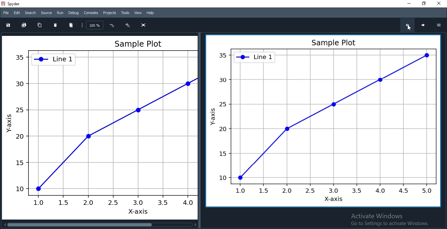 The width and height of the screenshot is (447, 229). What do you see at coordinates (40, 25) in the screenshot?
I see `copy chart` at bounding box center [40, 25].